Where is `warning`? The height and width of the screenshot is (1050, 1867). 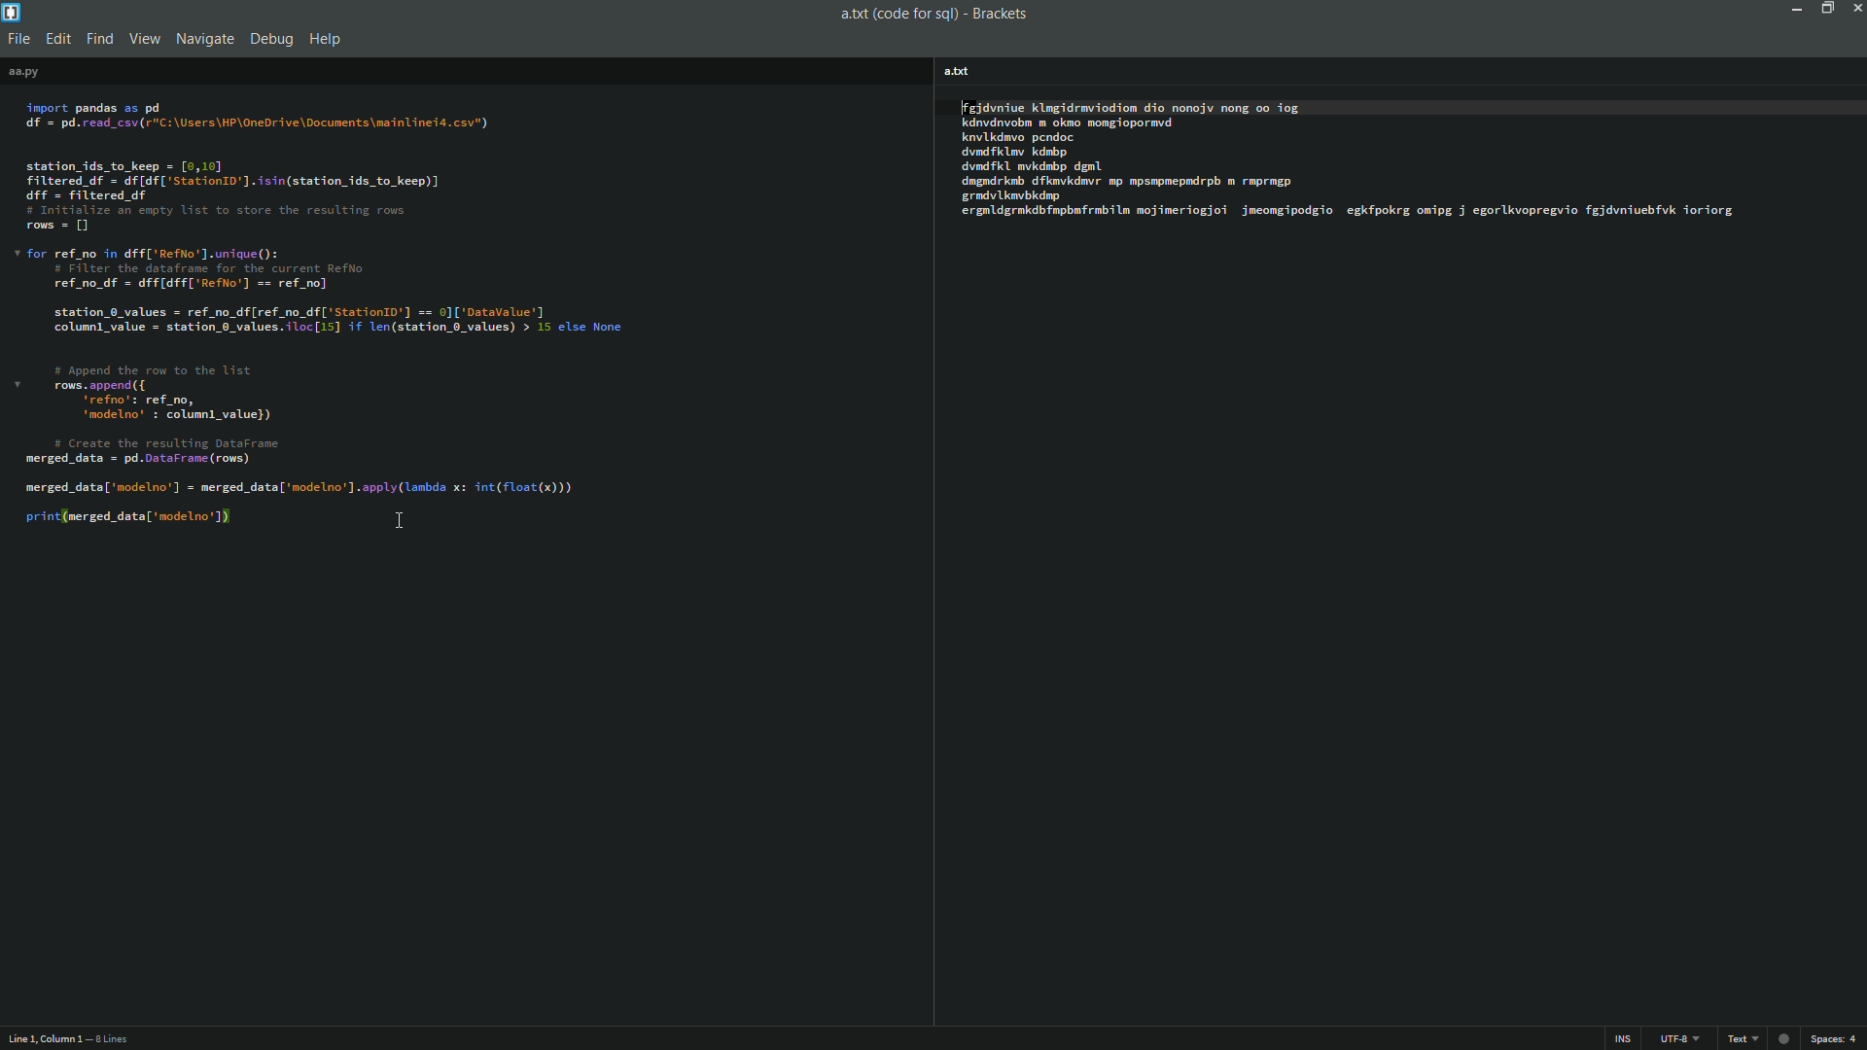 warning is located at coordinates (1786, 1036).